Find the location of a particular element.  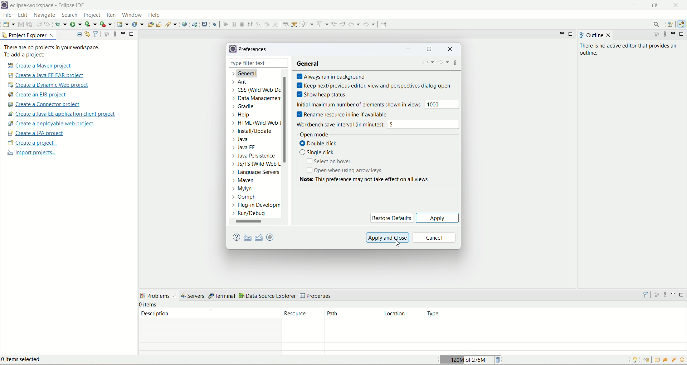

oomph is located at coordinates (244, 197).